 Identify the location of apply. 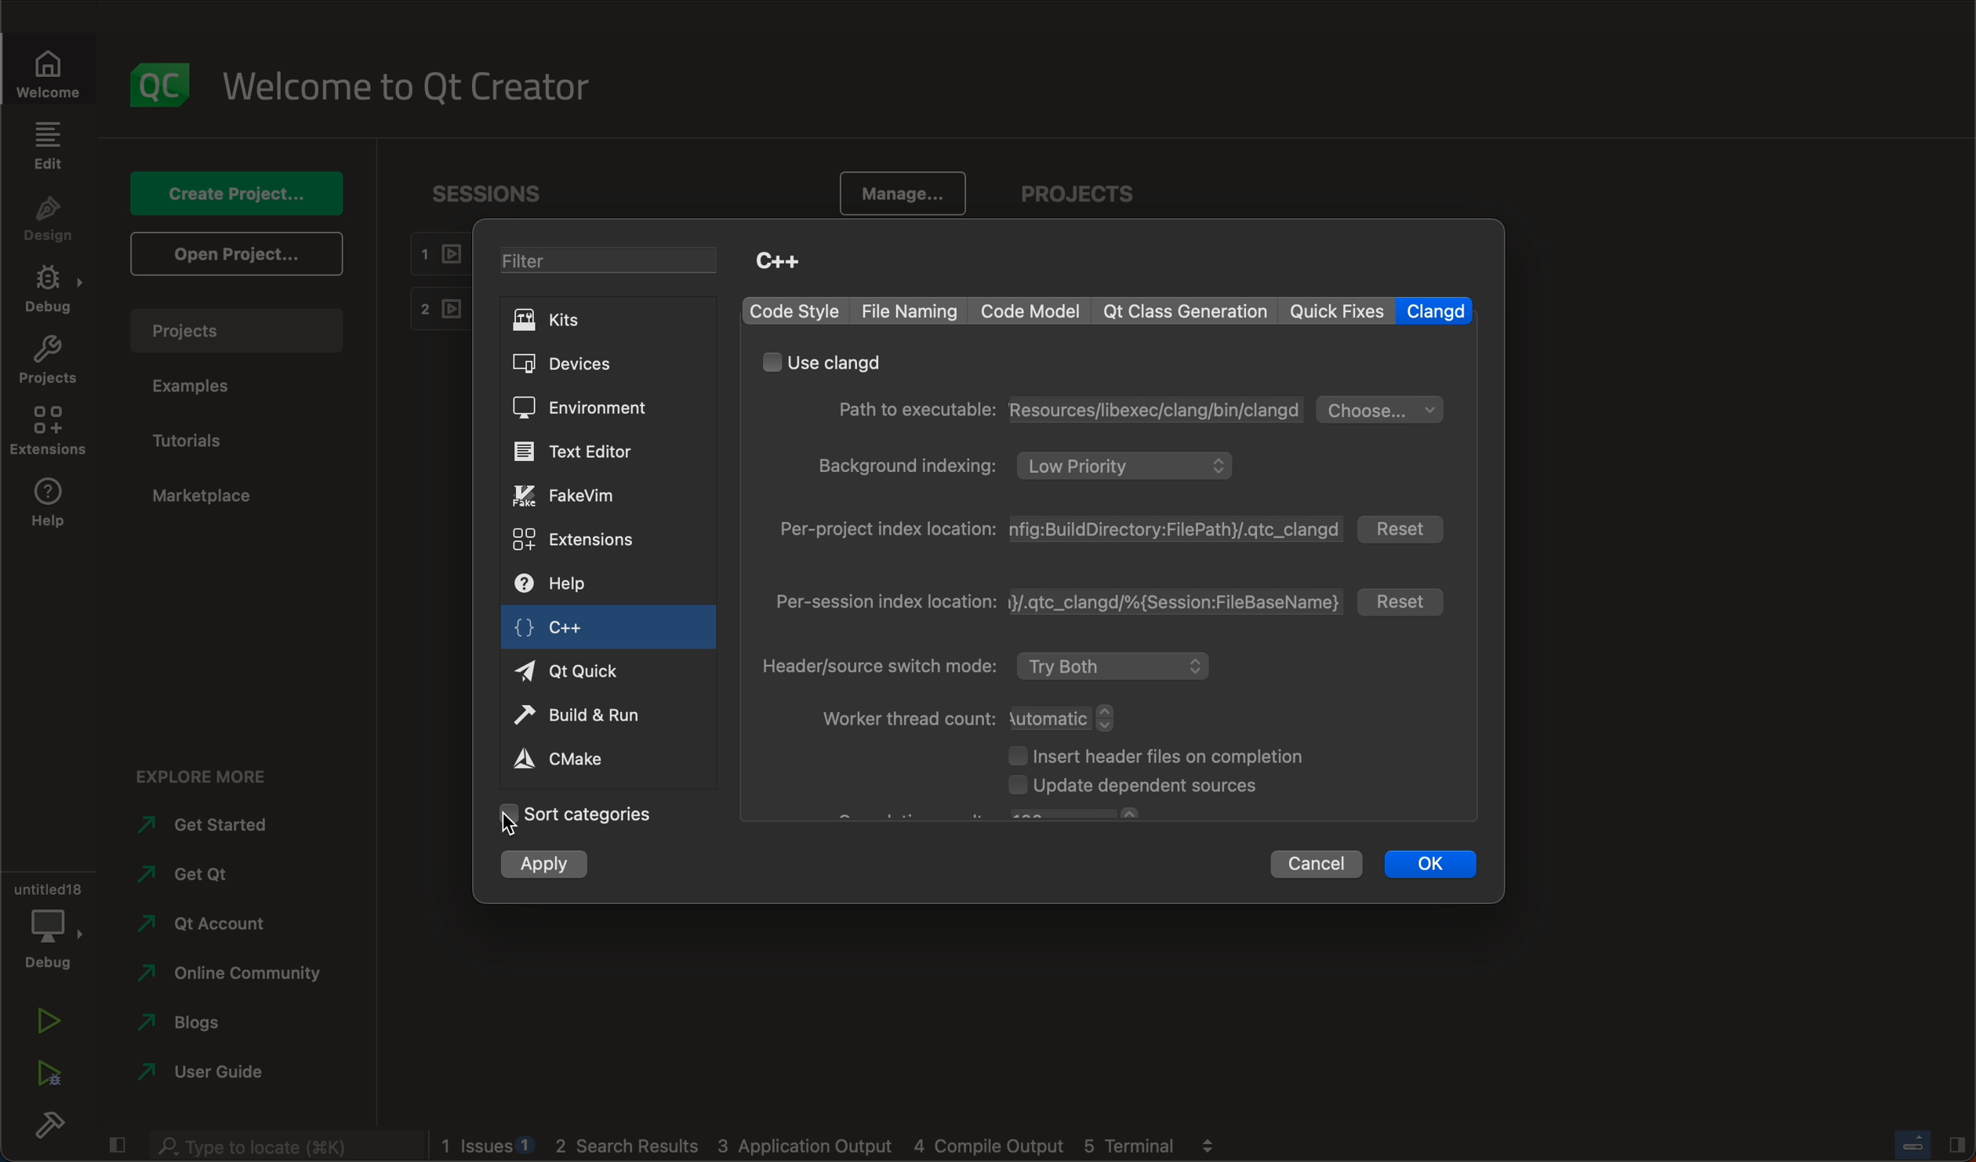
(558, 862).